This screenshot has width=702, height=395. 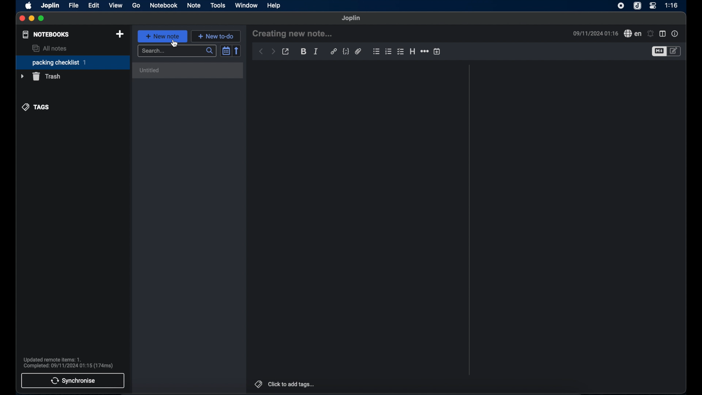 I want to click on tags, so click(x=35, y=108).